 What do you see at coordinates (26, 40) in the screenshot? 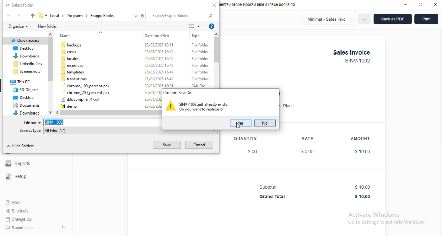
I see `quick access` at bounding box center [26, 40].